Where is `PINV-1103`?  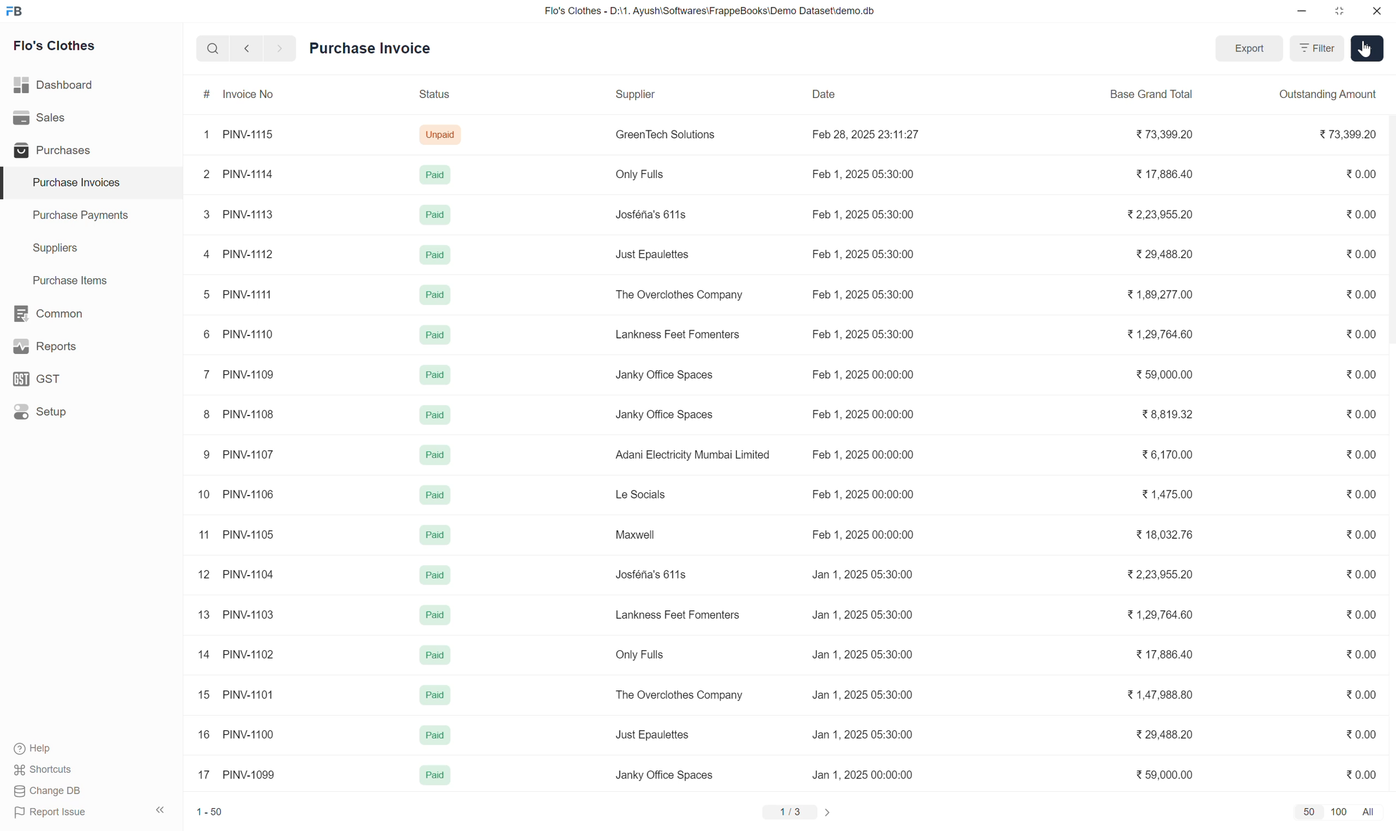
PINV-1103 is located at coordinates (248, 615).